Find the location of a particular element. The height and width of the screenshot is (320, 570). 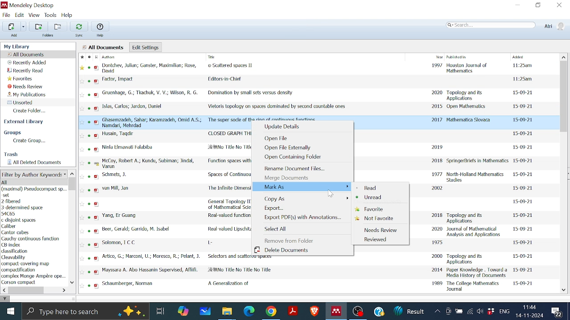

document is located at coordinates (478, 148).